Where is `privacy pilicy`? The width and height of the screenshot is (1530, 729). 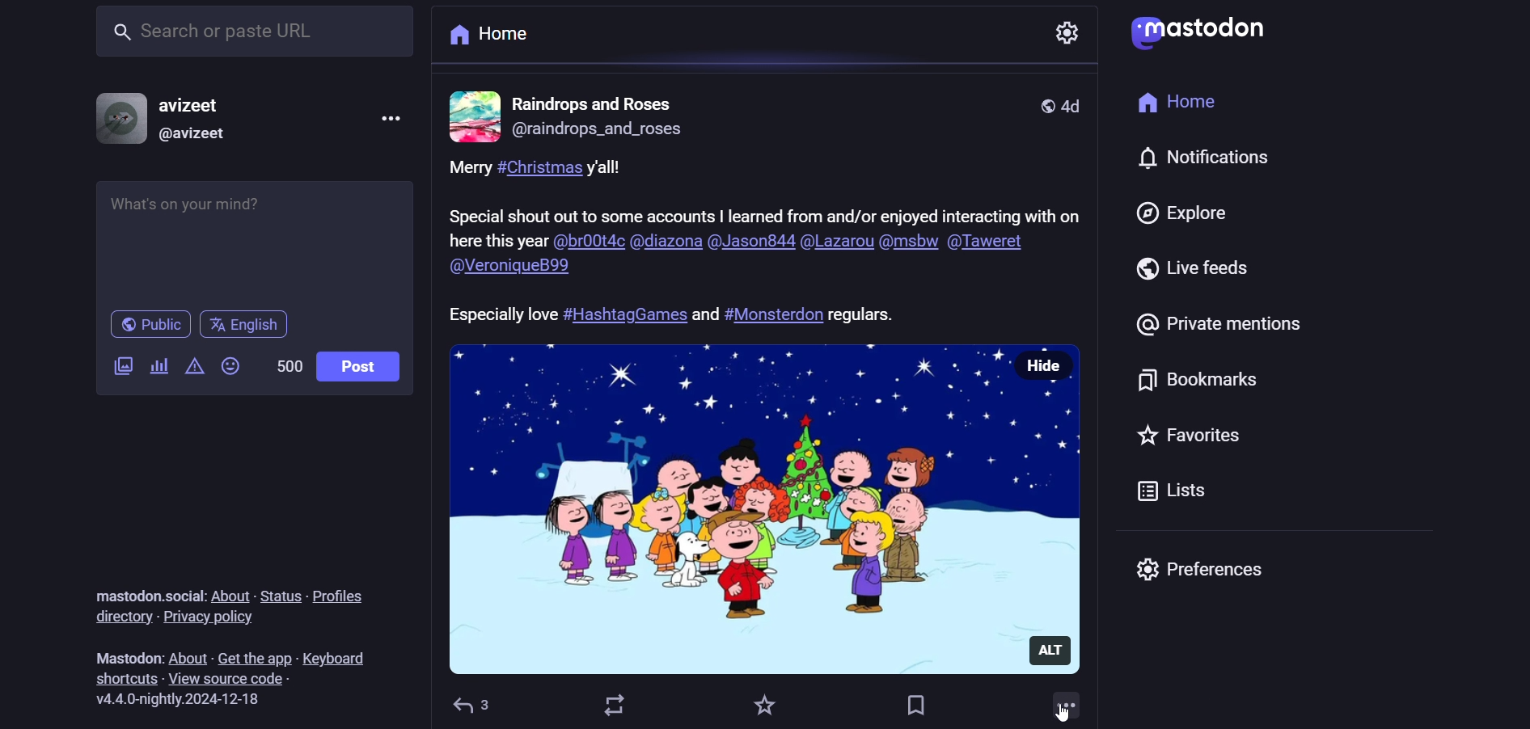 privacy pilicy is located at coordinates (222, 618).